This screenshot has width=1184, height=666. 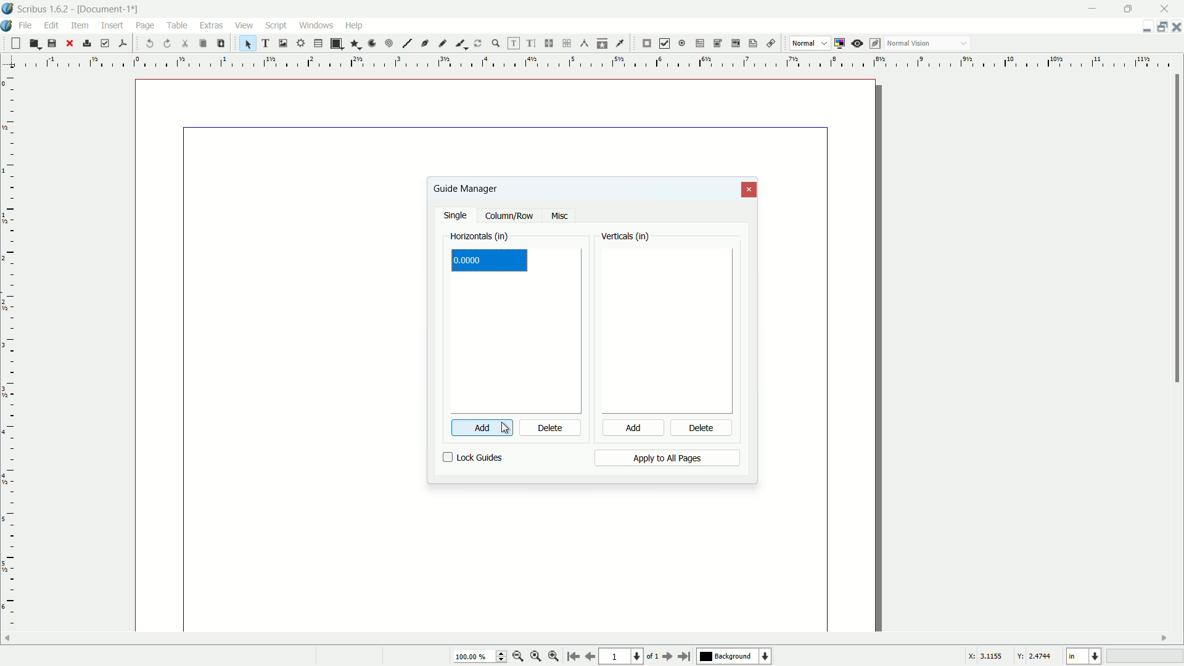 What do you see at coordinates (43, 10) in the screenshot?
I see `app name` at bounding box center [43, 10].